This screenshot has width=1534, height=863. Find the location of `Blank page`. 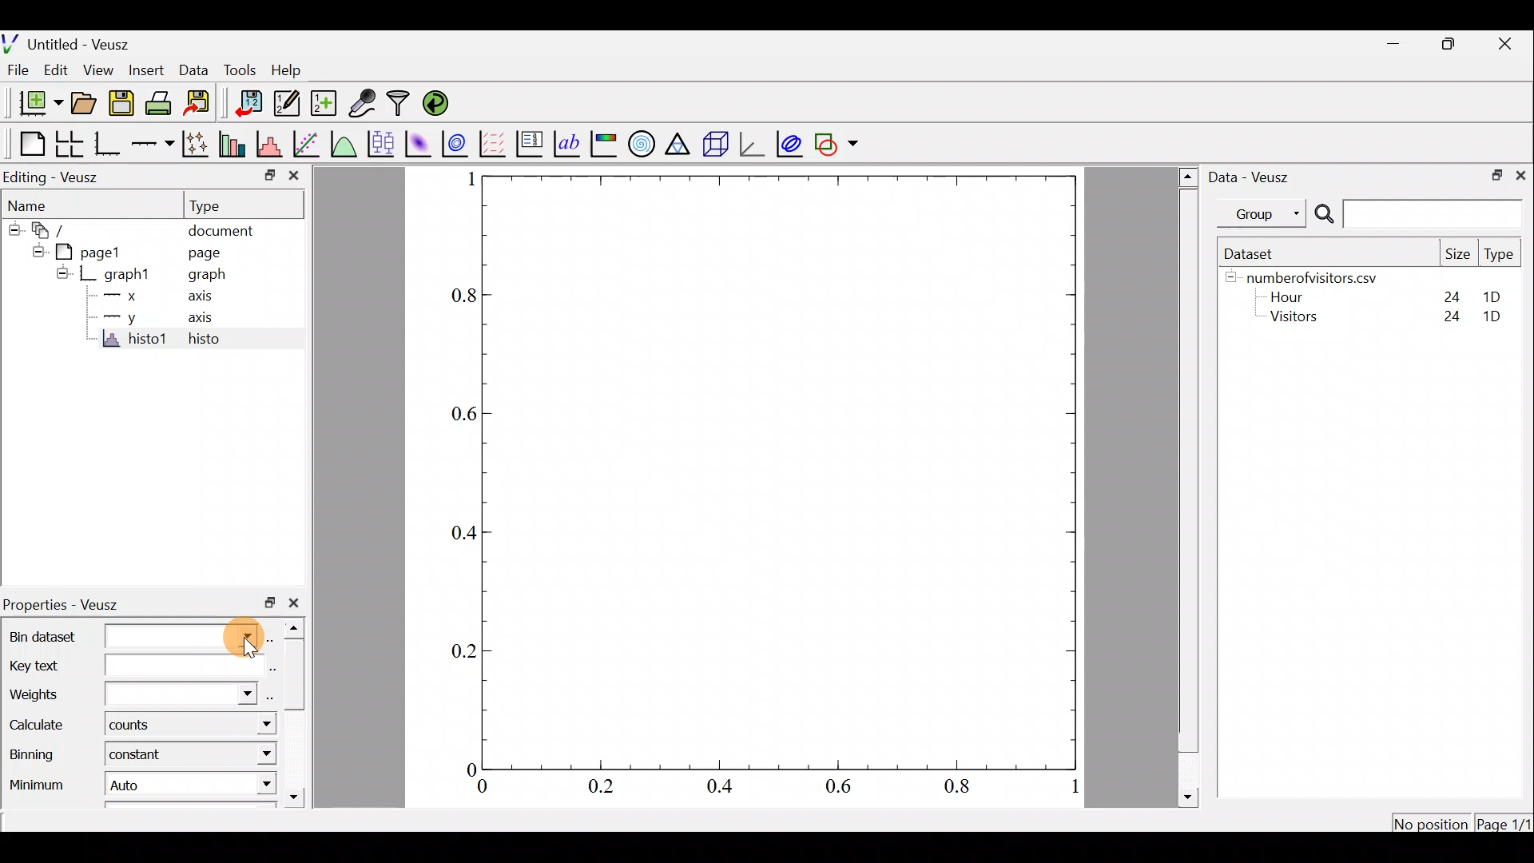

Blank page is located at coordinates (27, 142).